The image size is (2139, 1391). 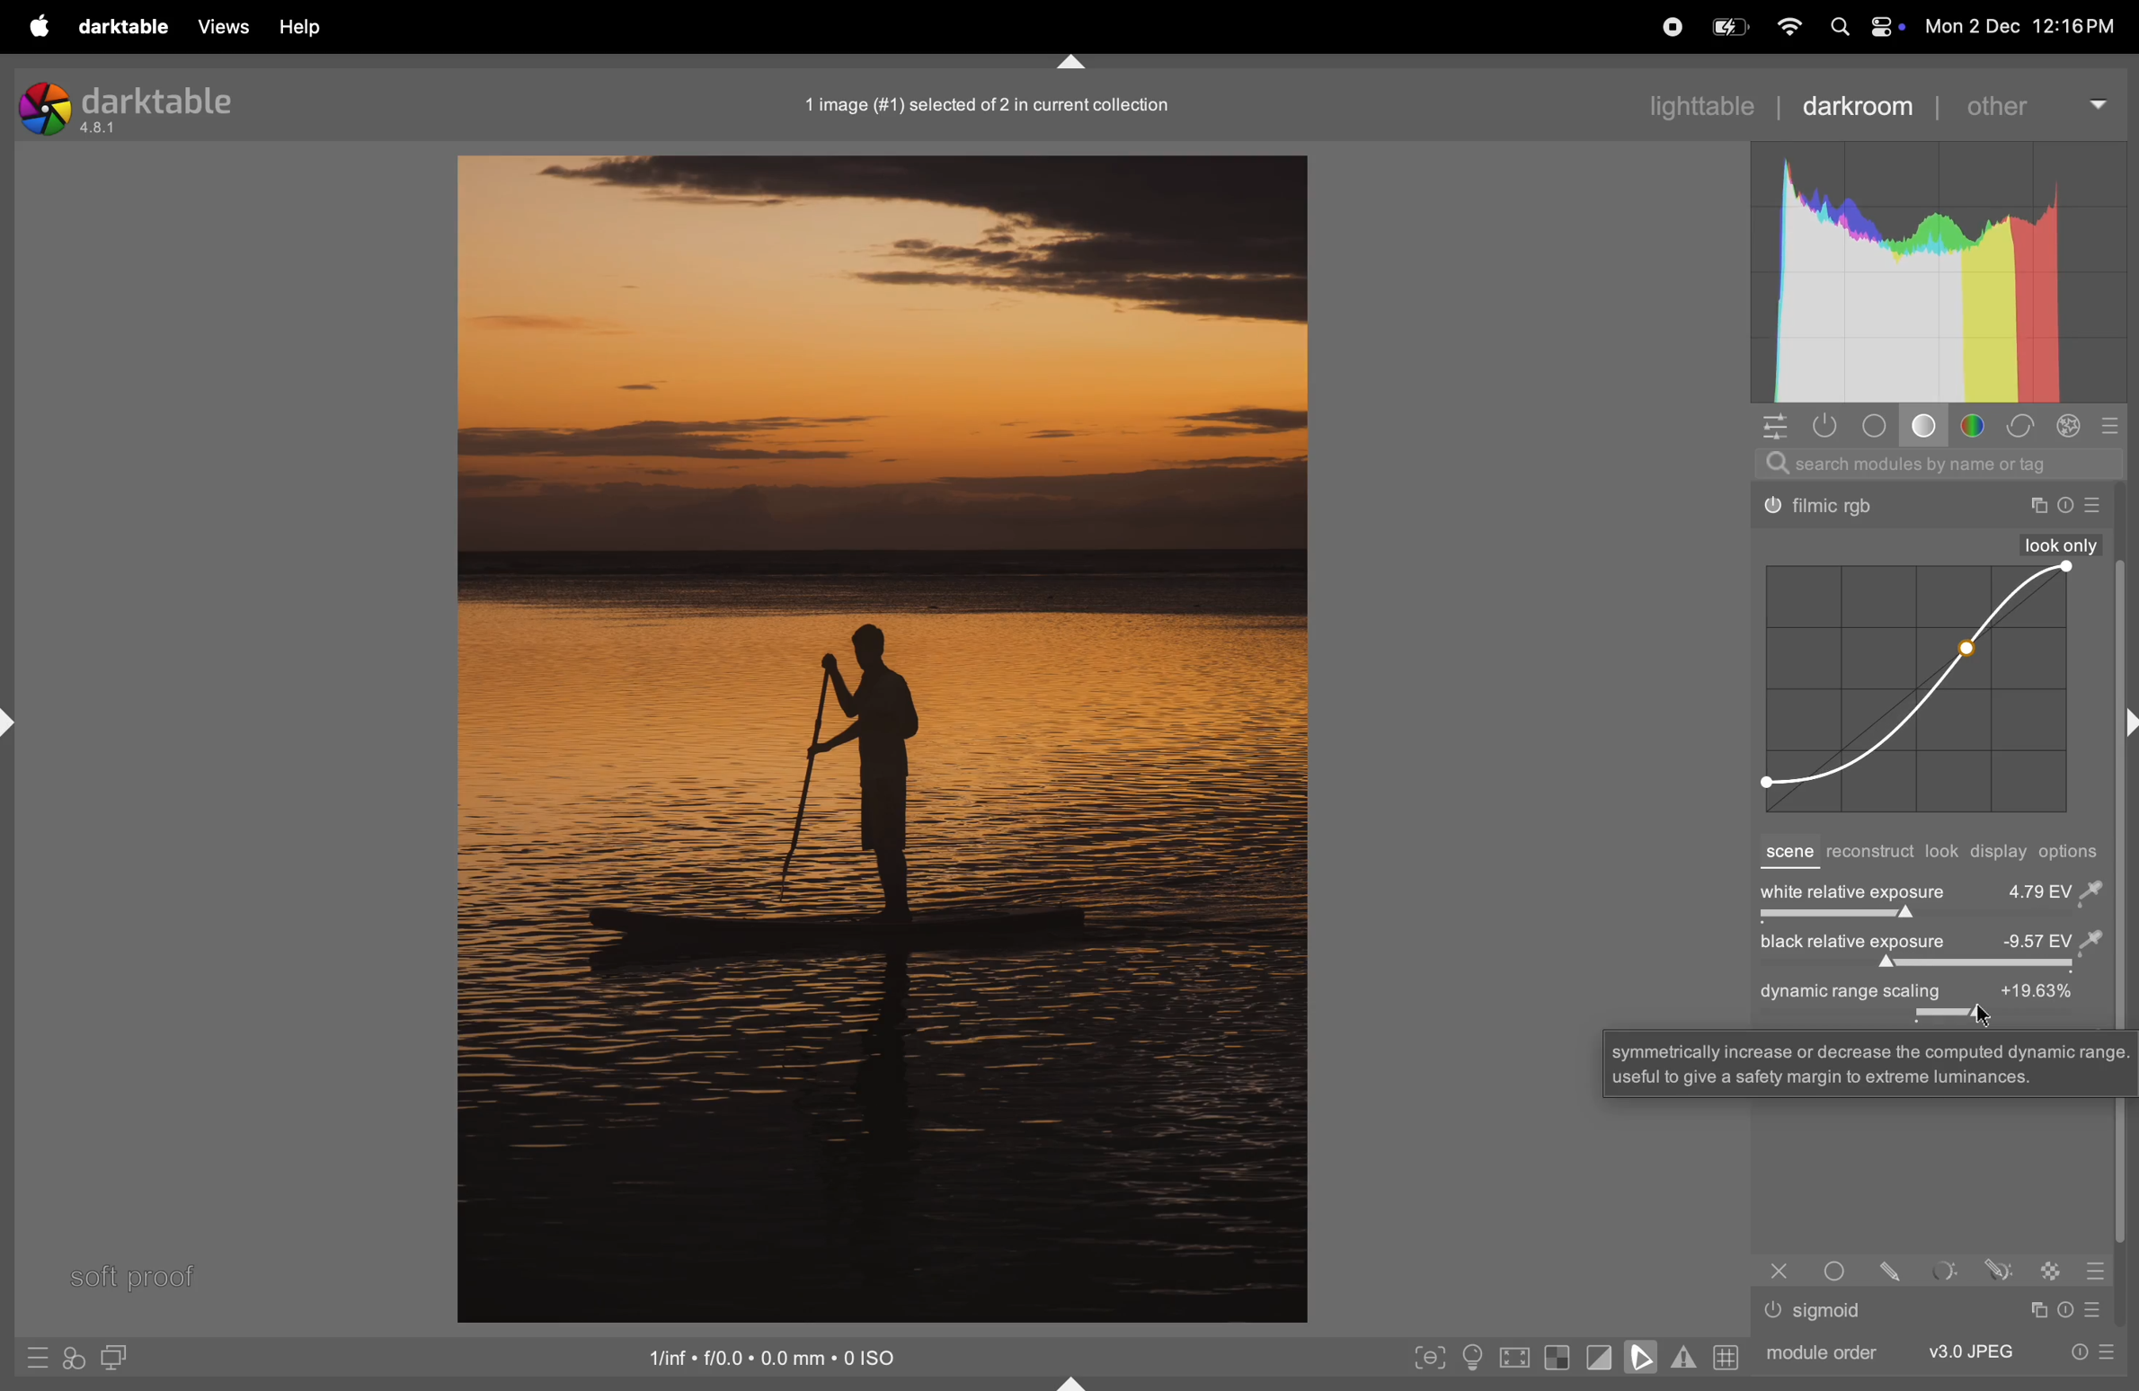 What do you see at coordinates (2033, 103) in the screenshot?
I see `other` at bounding box center [2033, 103].